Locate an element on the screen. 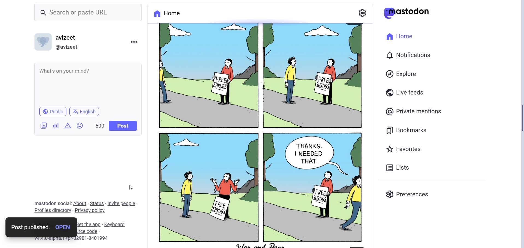  Keyboard is located at coordinates (115, 225).